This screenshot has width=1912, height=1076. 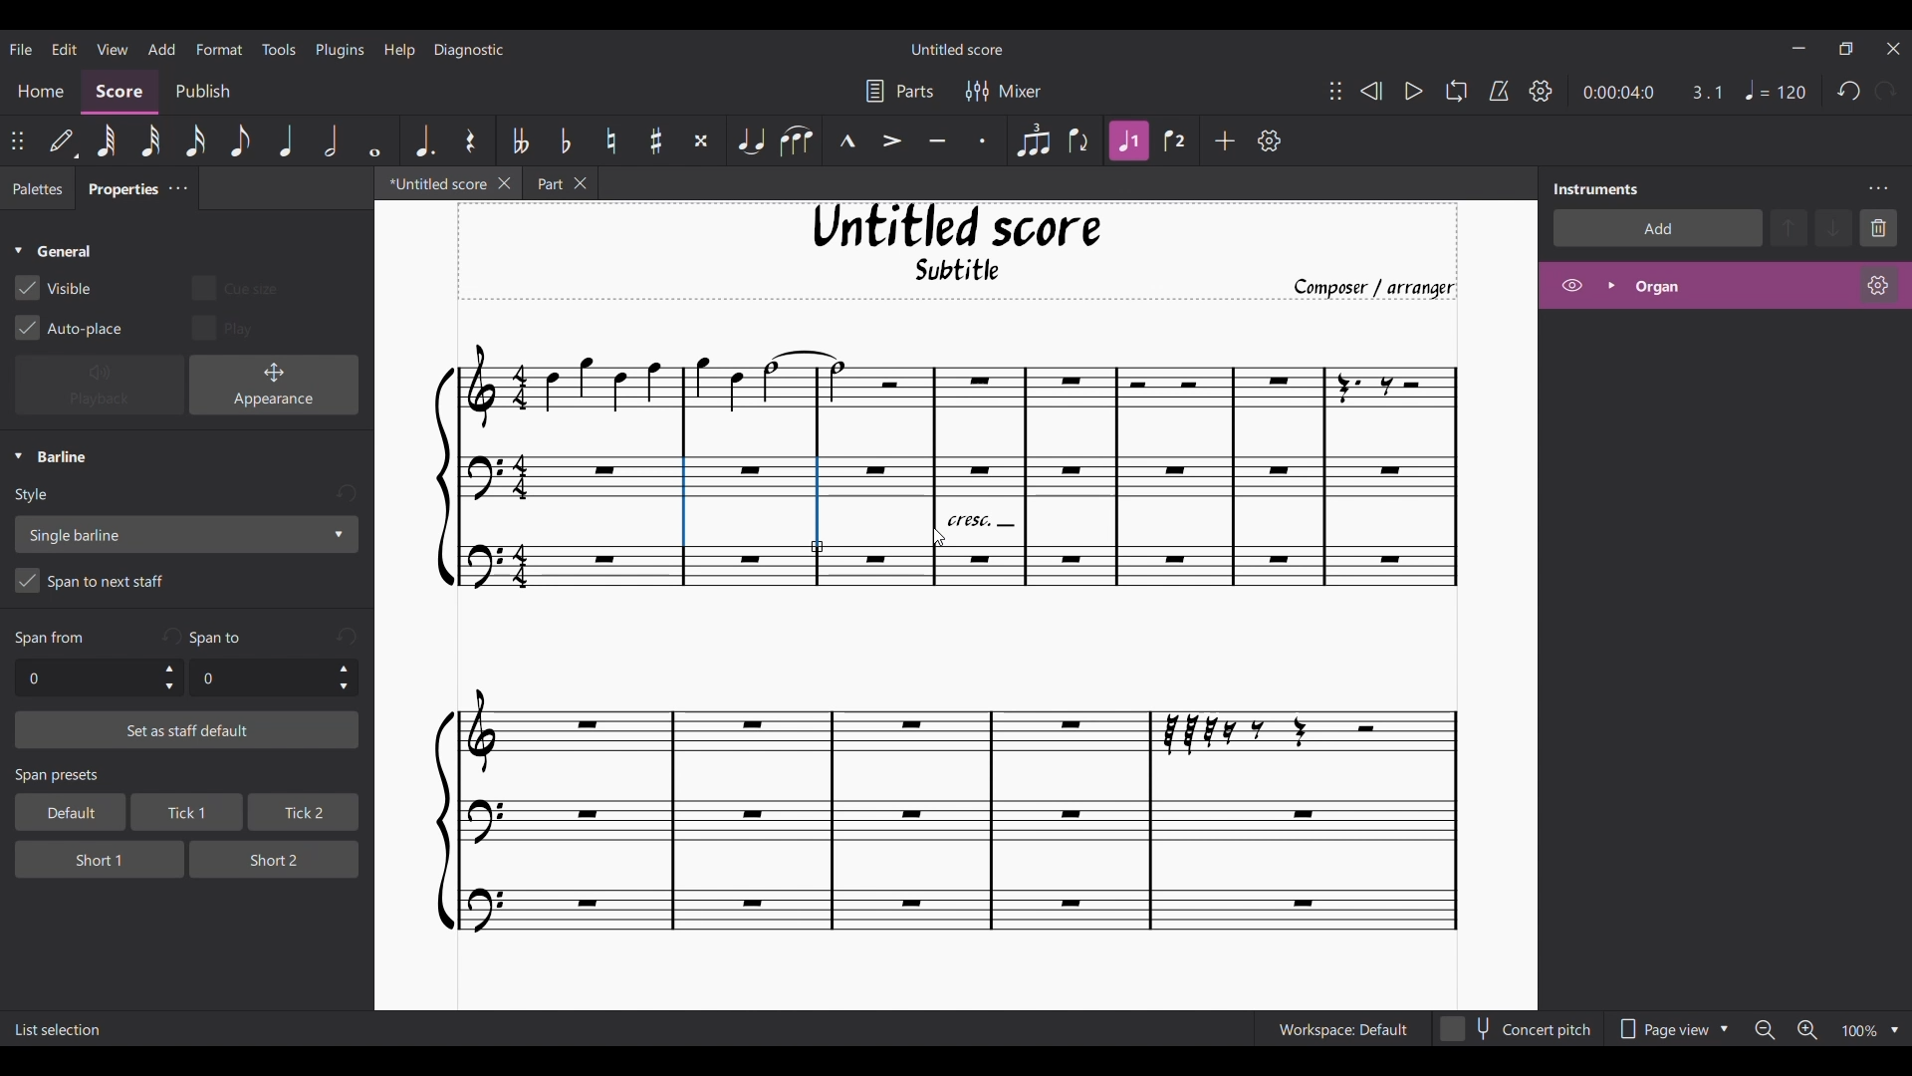 What do you see at coordinates (18, 140) in the screenshot?
I see `Change position of toolbar attached` at bounding box center [18, 140].